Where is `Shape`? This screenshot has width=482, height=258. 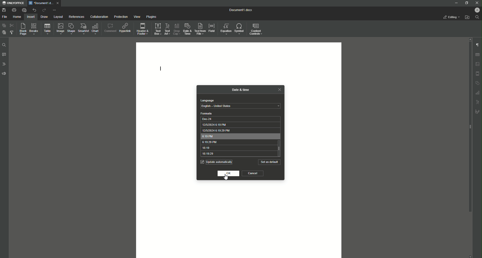
Shape is located at coordinates (70, 29).